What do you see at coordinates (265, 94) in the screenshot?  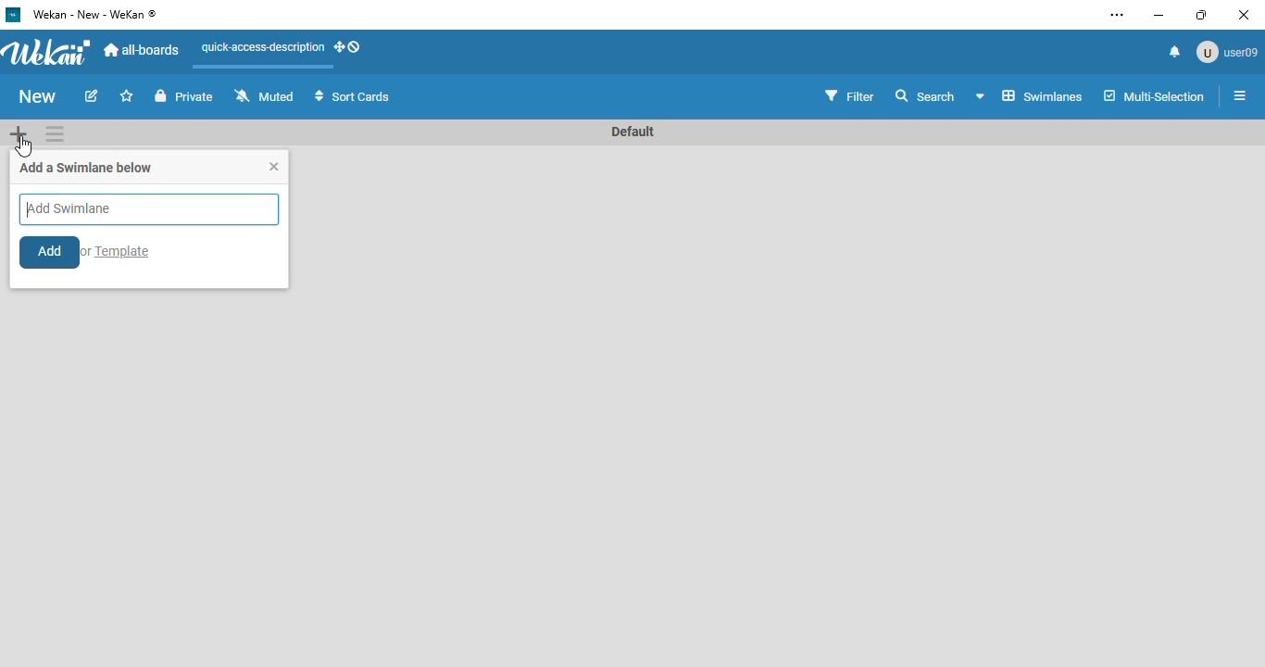 I see `muted` at bounding box center [265, 94].